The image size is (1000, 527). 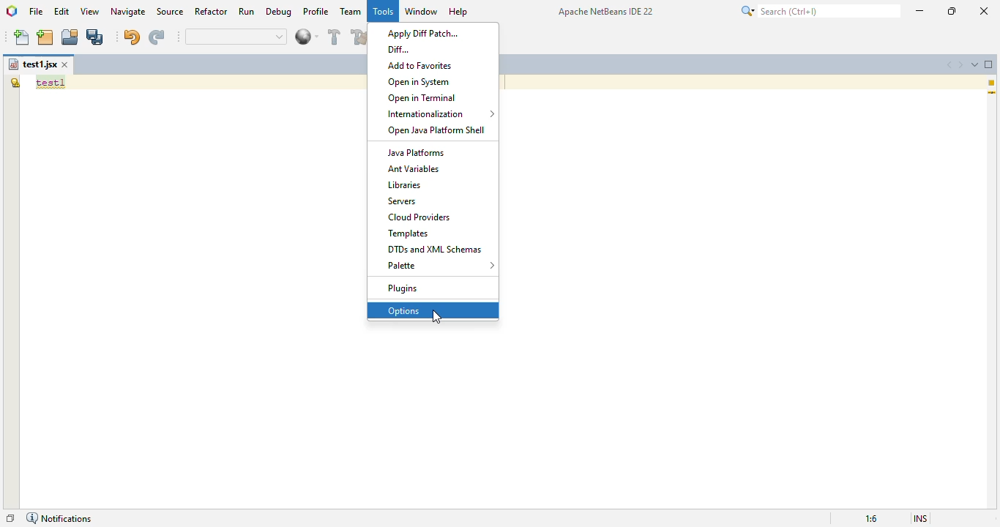 I want to click on scroll documents right, so click(x=961, y=64).